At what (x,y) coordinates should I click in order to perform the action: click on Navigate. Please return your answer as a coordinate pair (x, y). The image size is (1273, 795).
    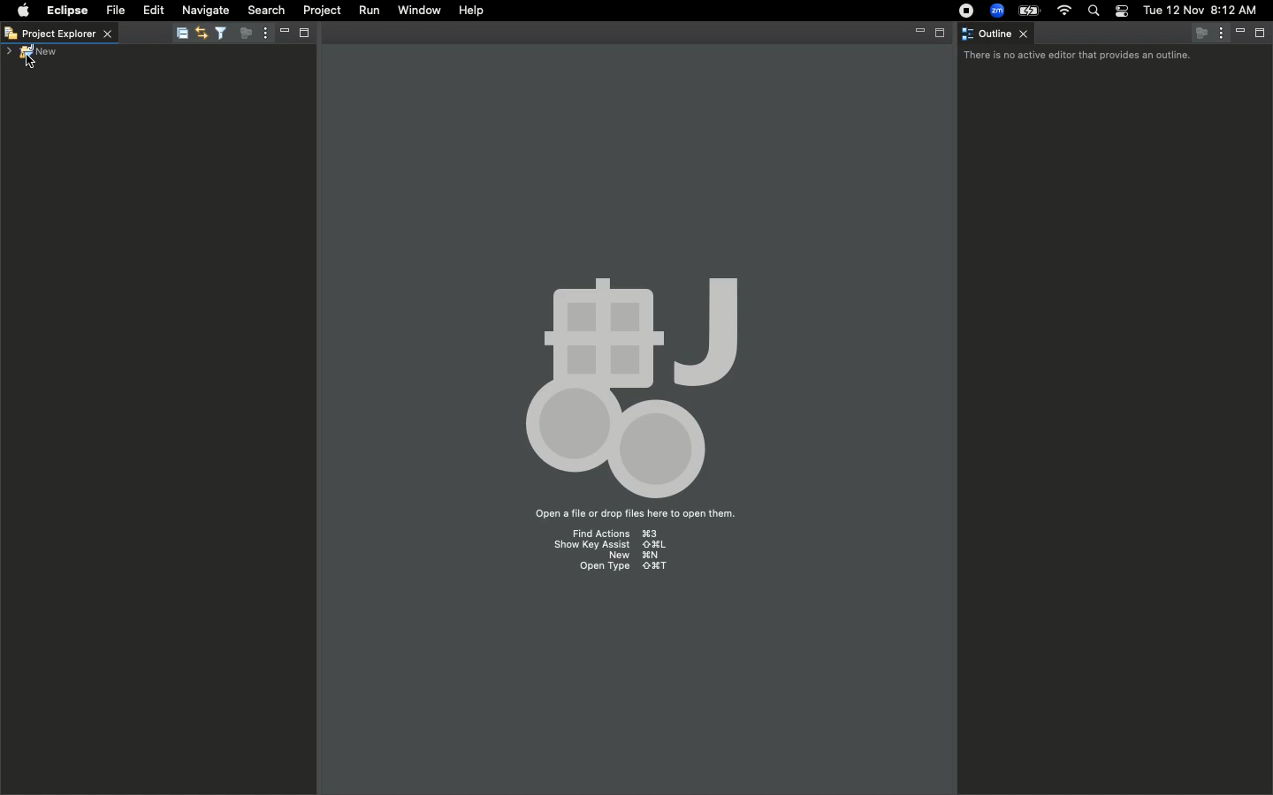
    Looking at the image, I should click on (203, 11).